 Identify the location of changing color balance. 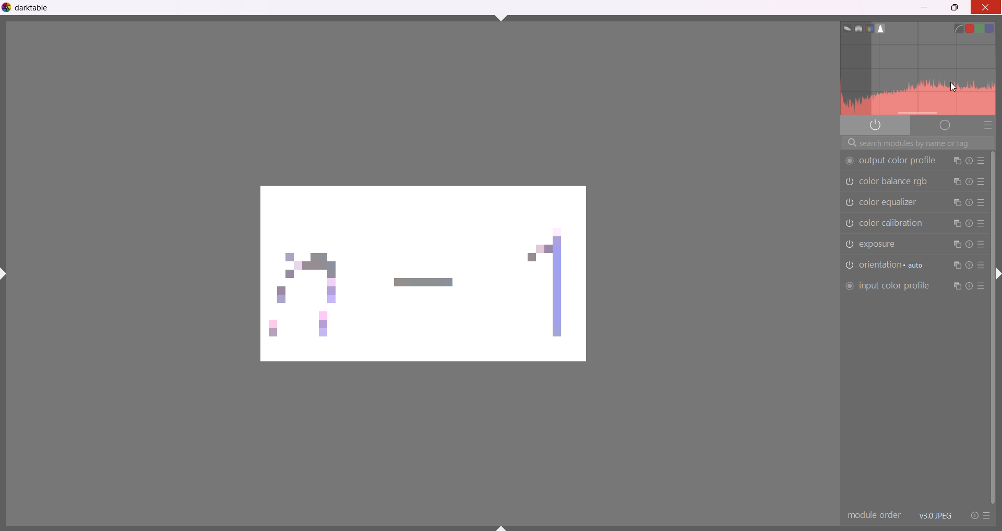
(426, 276).